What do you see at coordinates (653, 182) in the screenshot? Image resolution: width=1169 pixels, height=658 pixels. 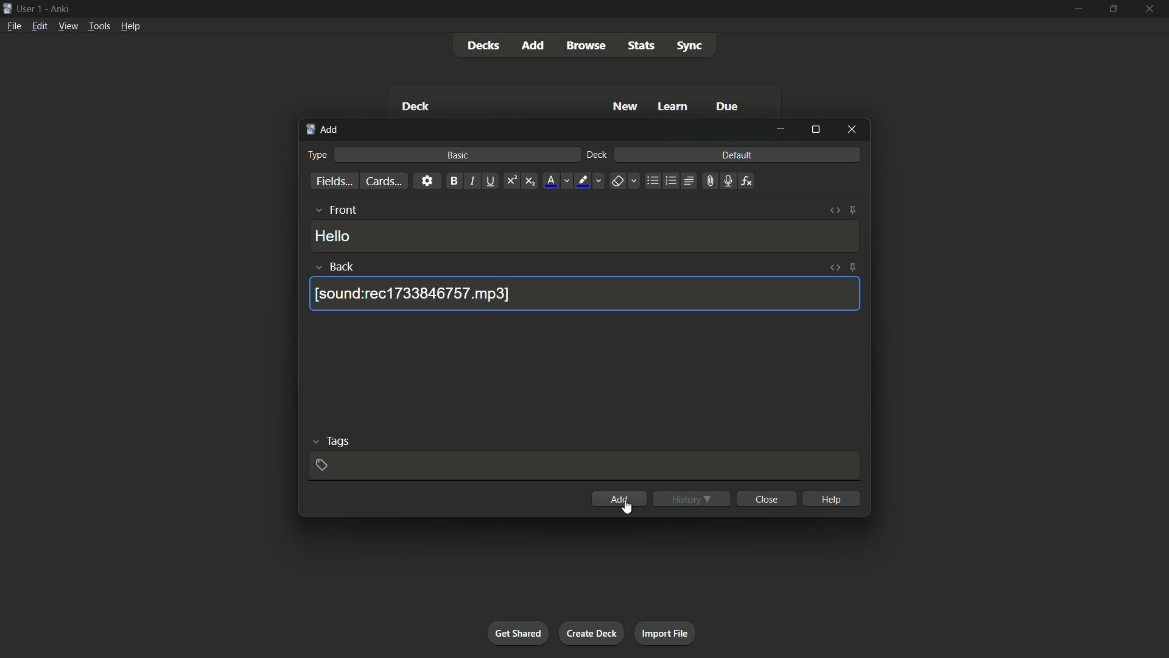 I see `unordered list` at bounding box center [653, 182].